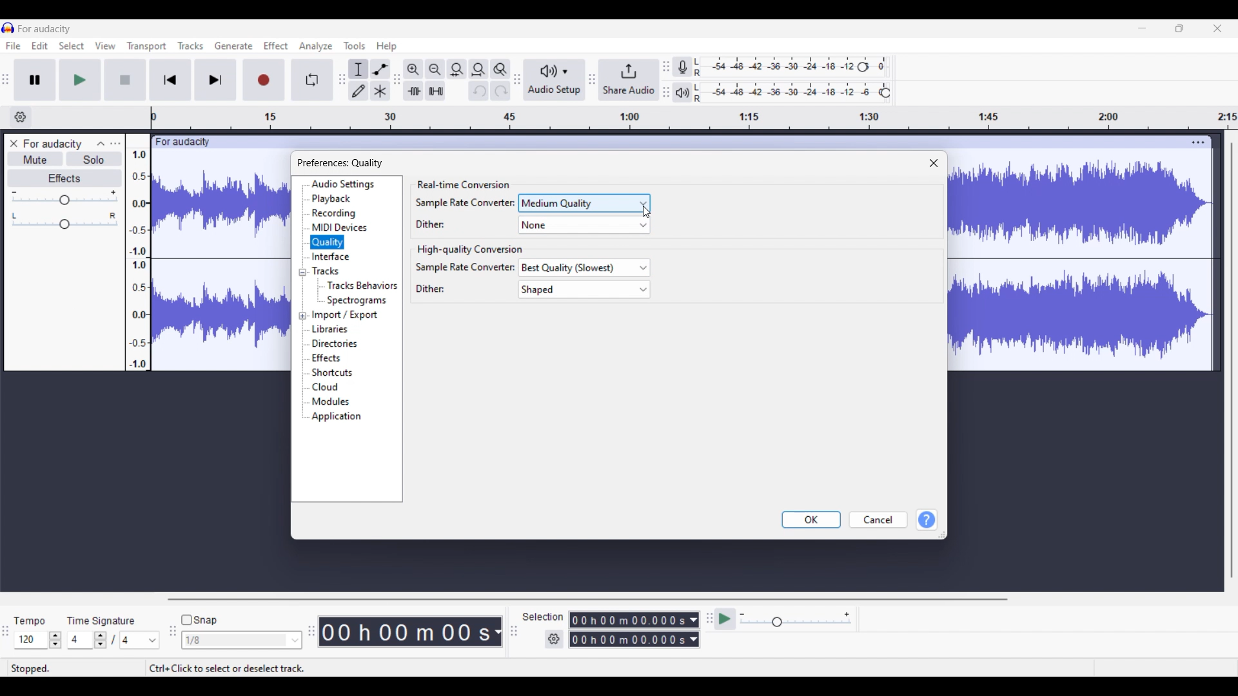 This screenshot has height=696, width=1238. What do you see at coordinates (357, 301) in the screenshot?
I see `Spectograms` at bounding box center [357, 301].